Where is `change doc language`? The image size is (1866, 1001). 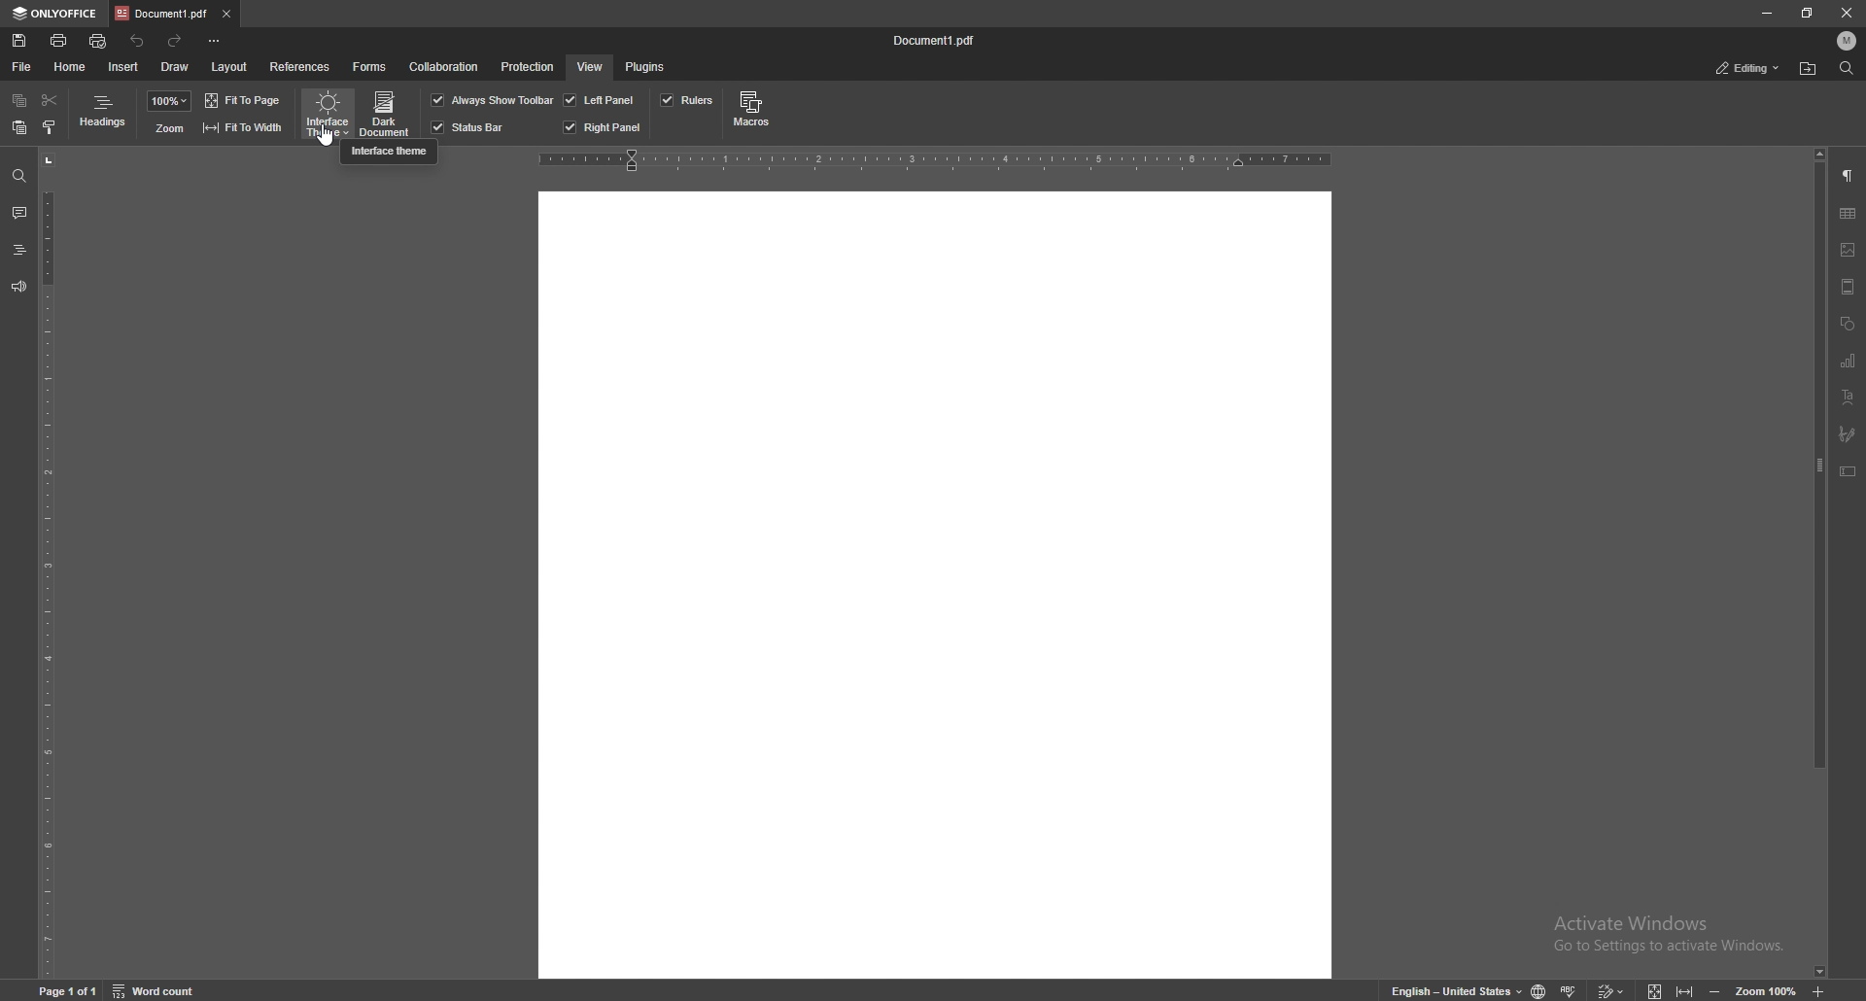
change doc language is located at coordinates (1540, 989).